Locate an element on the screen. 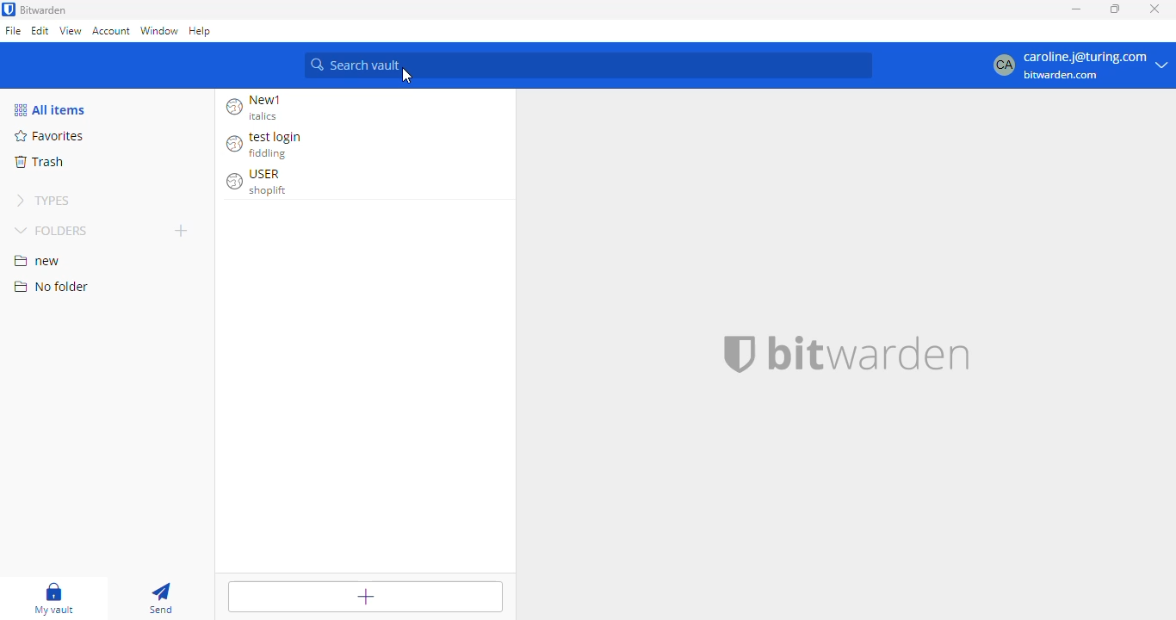 This screenshot has width=1176, height=620. my vault is located at coordinates (57, 598).